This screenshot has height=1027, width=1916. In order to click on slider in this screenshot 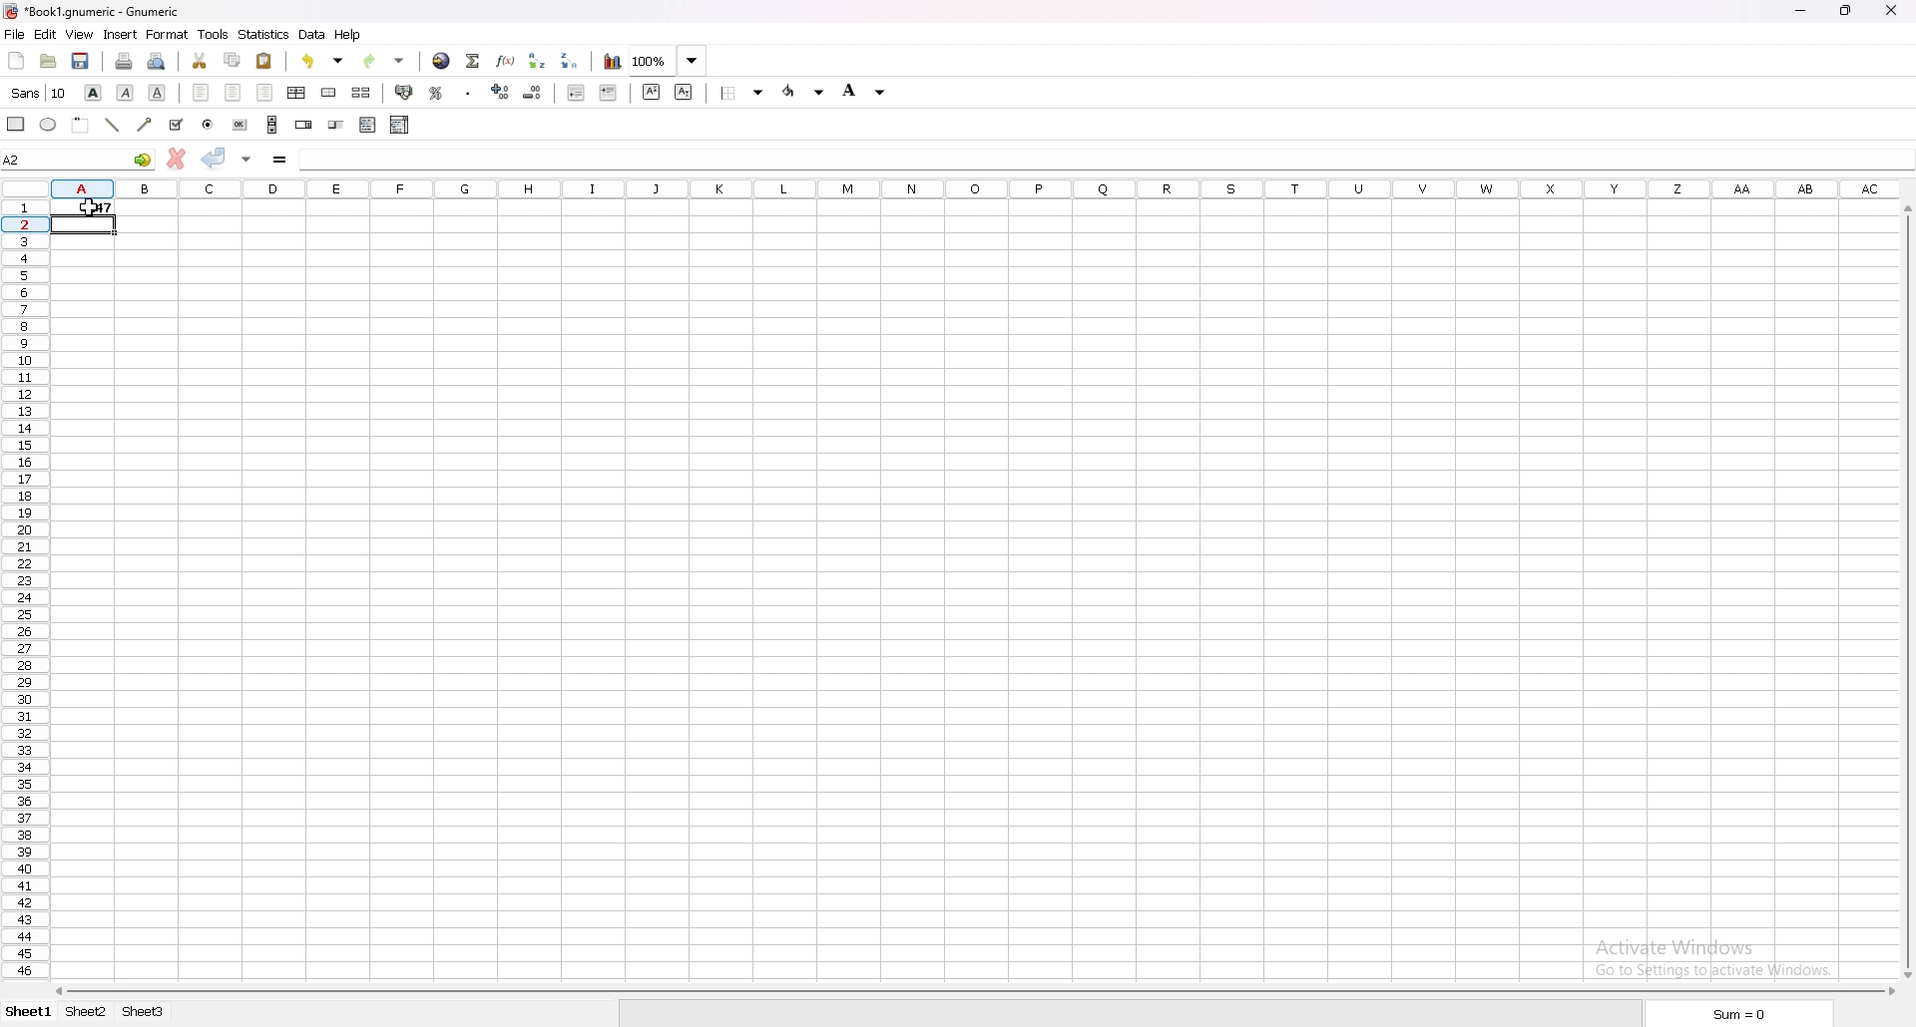, I will do `click(338, 125)`.